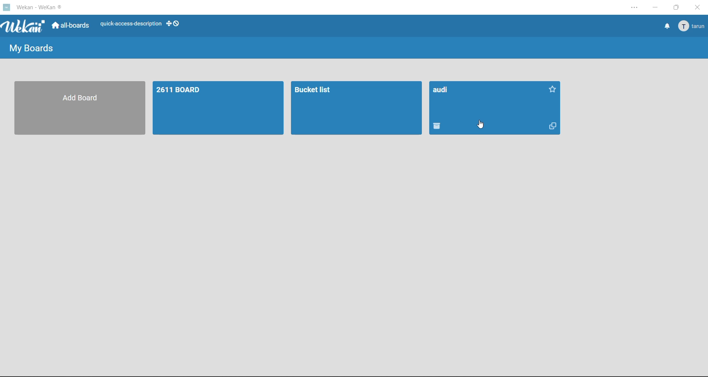 The width and height of the screenshot is (708, 377). Describe the element at coordinates (482, 125) in the screenshot. I see `cursor` at that location.